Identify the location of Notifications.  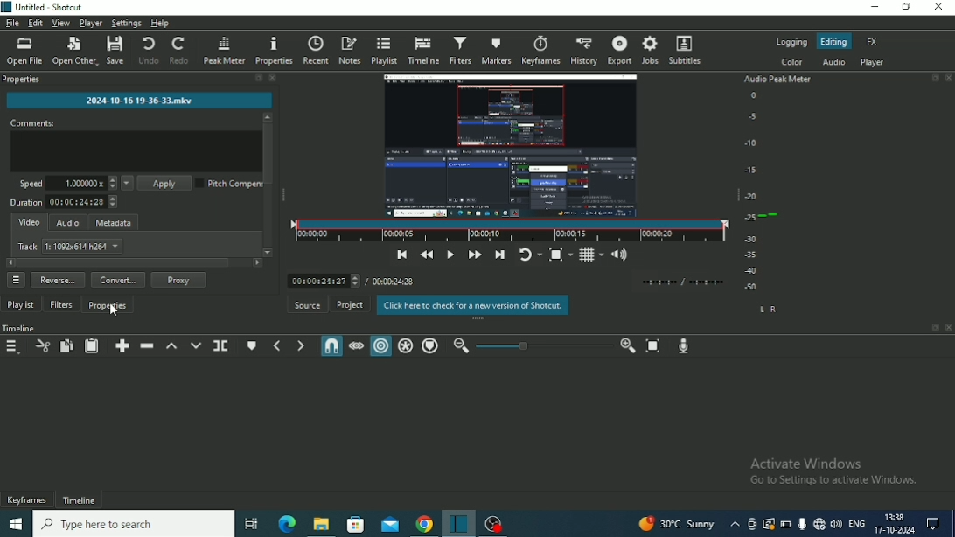
(933, 524).